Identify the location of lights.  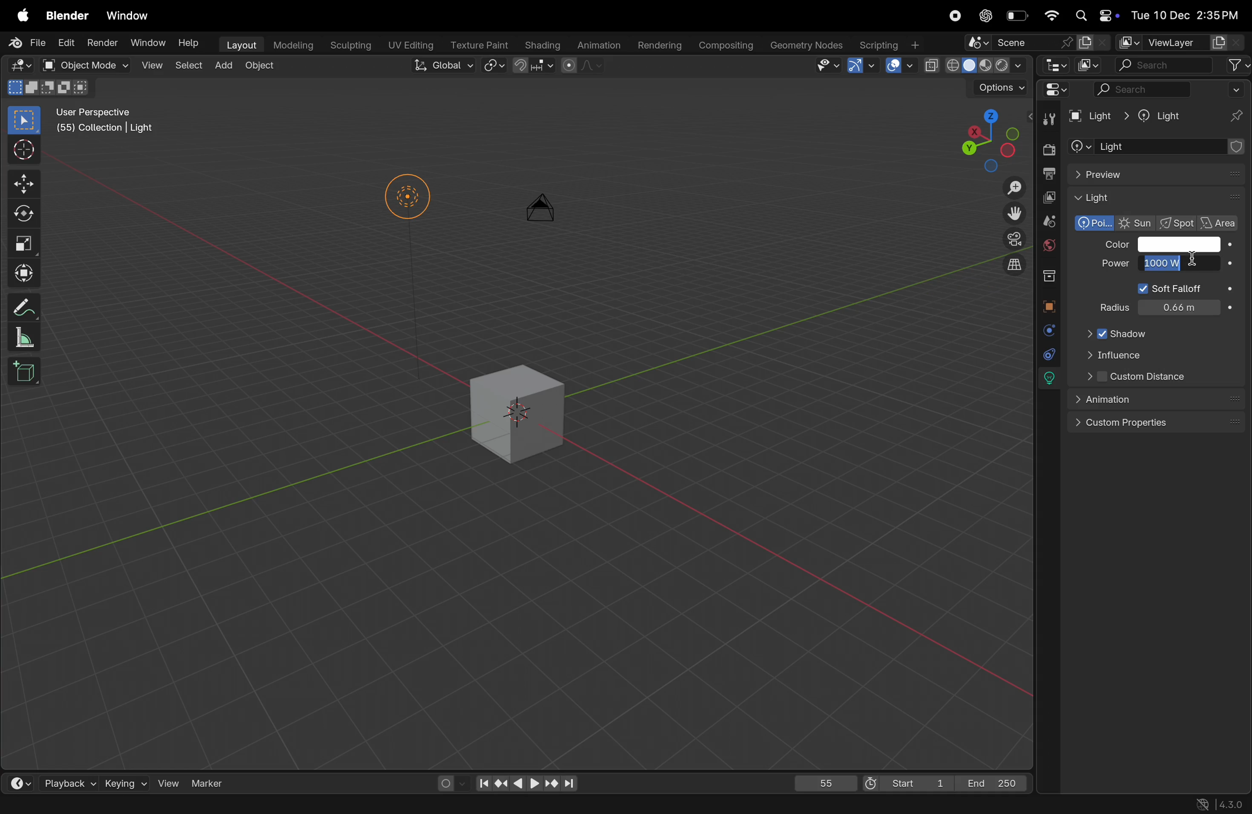
(1048, 379).